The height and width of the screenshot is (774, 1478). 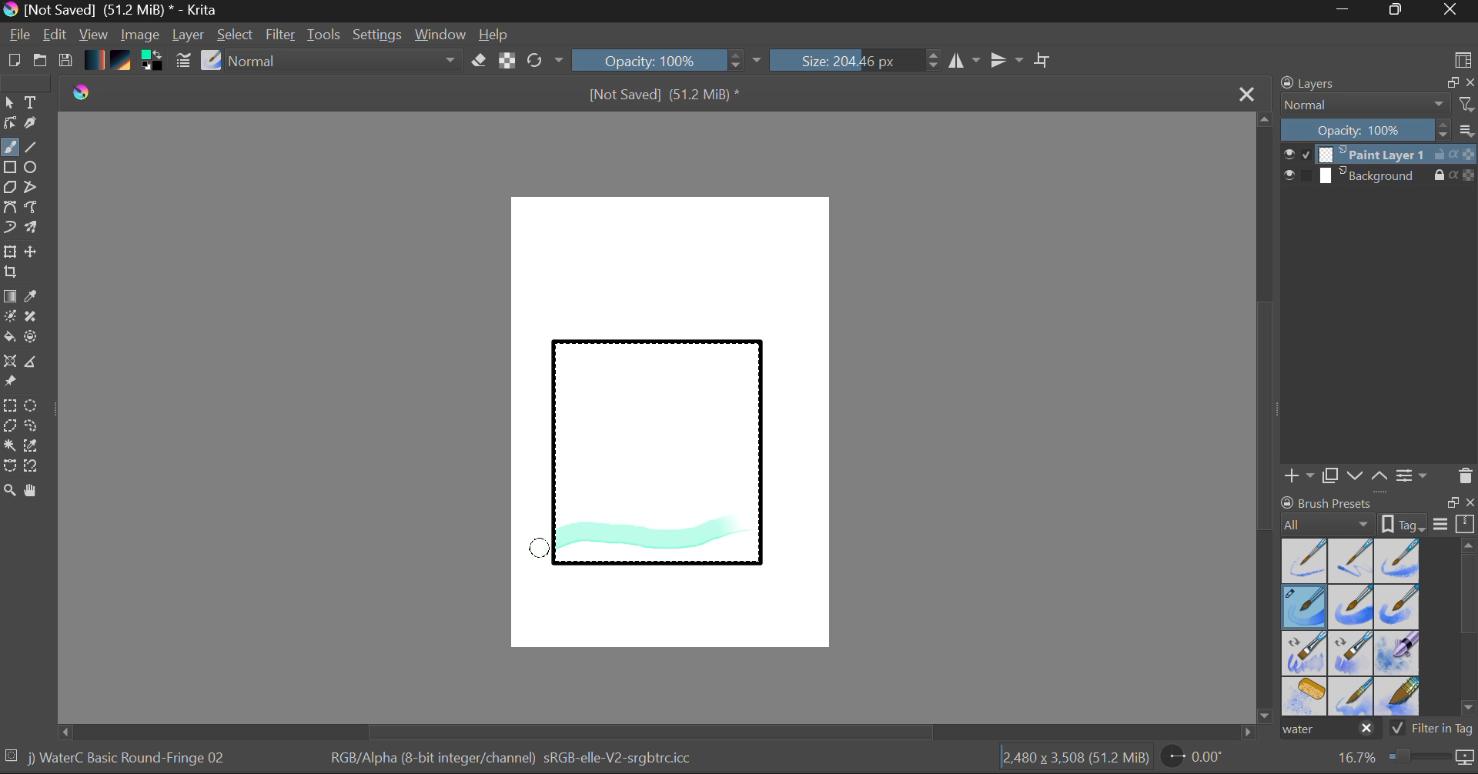 What do you see at coordinates (325, 35) in the screenshot?
I see `Tools` at bounding box center [325, 35].